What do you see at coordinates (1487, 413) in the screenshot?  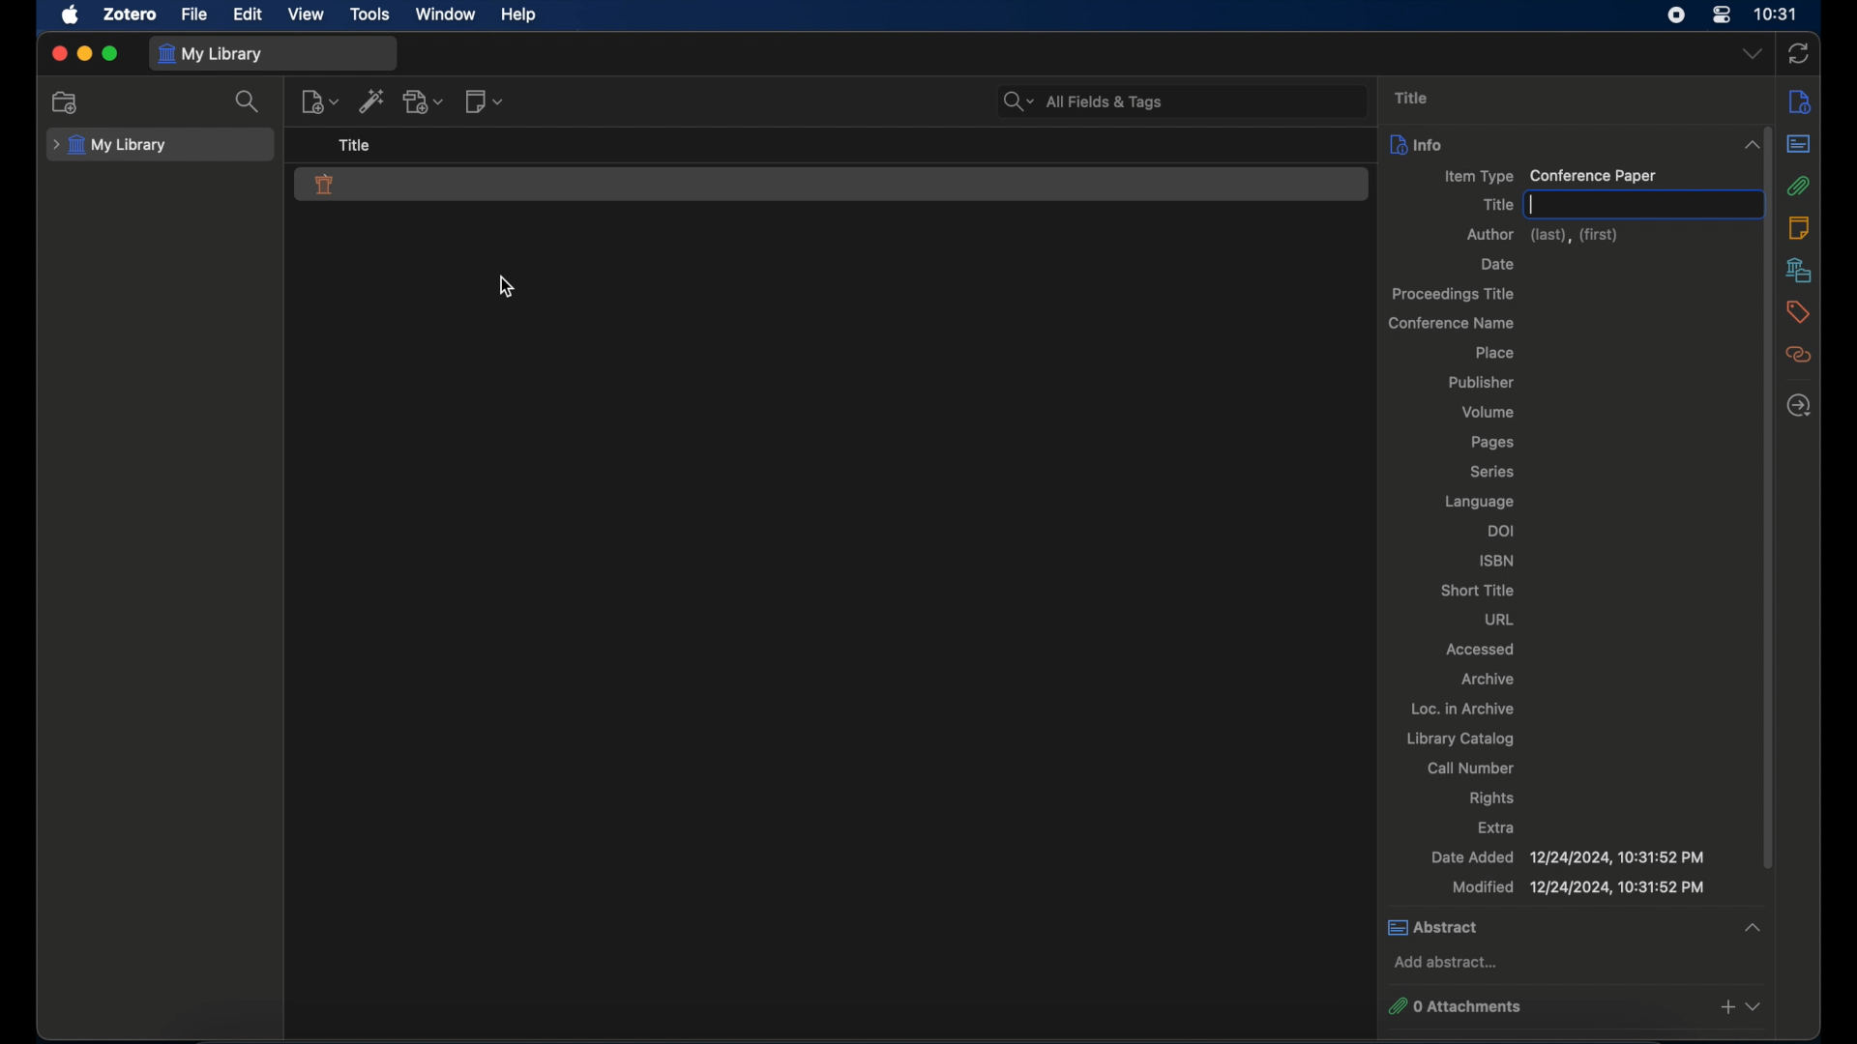 I see `volume` at bounding box center [1487, 413].